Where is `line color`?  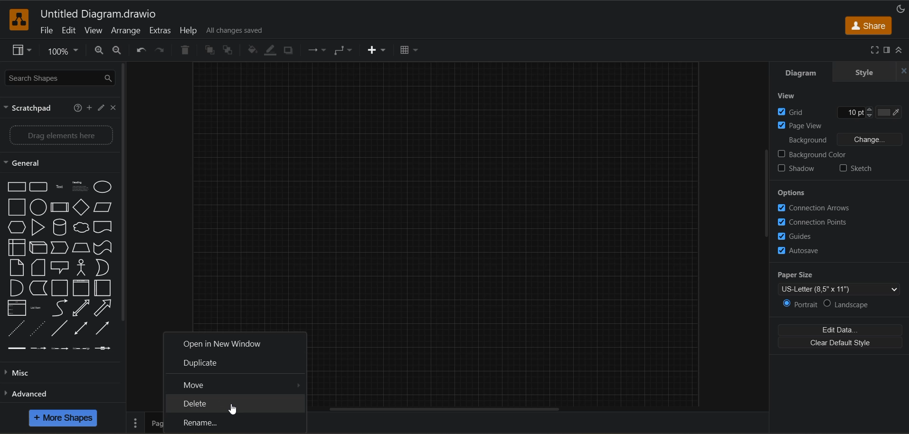
line color is located at coordinates (273, 51).